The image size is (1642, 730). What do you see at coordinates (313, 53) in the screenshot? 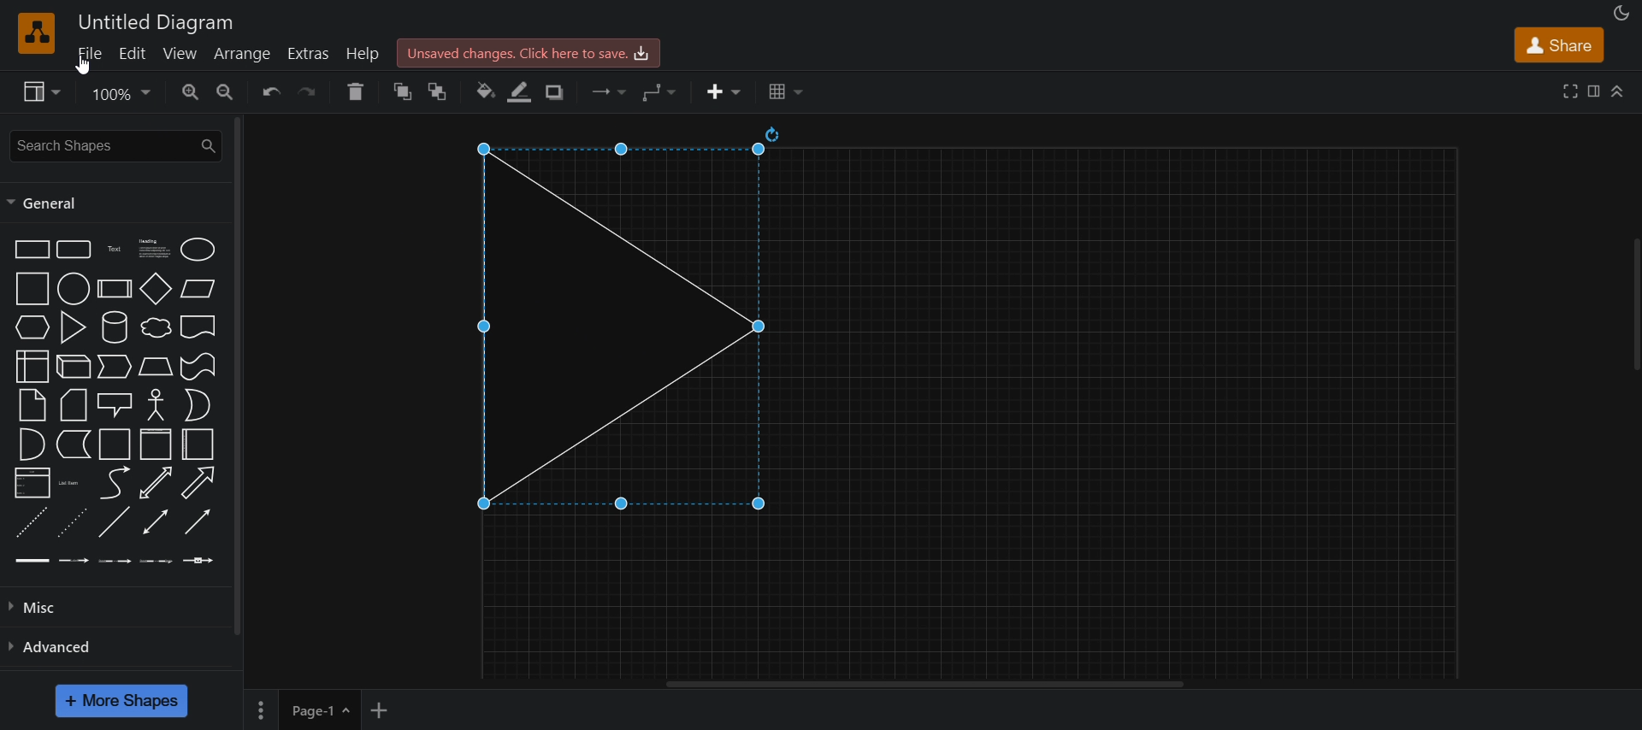
I see `extras` at bounding box center [313, 53].